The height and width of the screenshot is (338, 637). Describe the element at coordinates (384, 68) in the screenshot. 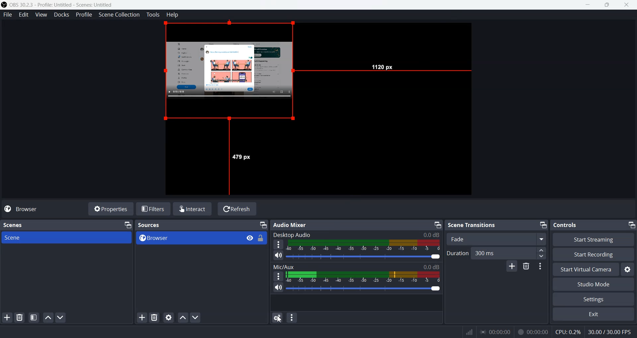

I see `1120 px` at that location.